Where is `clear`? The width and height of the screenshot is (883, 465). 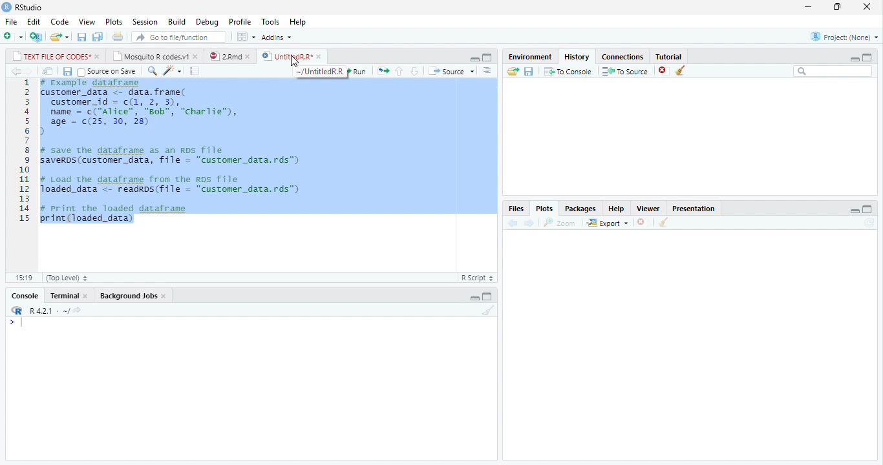 clear is located at coordinates (681, 70).